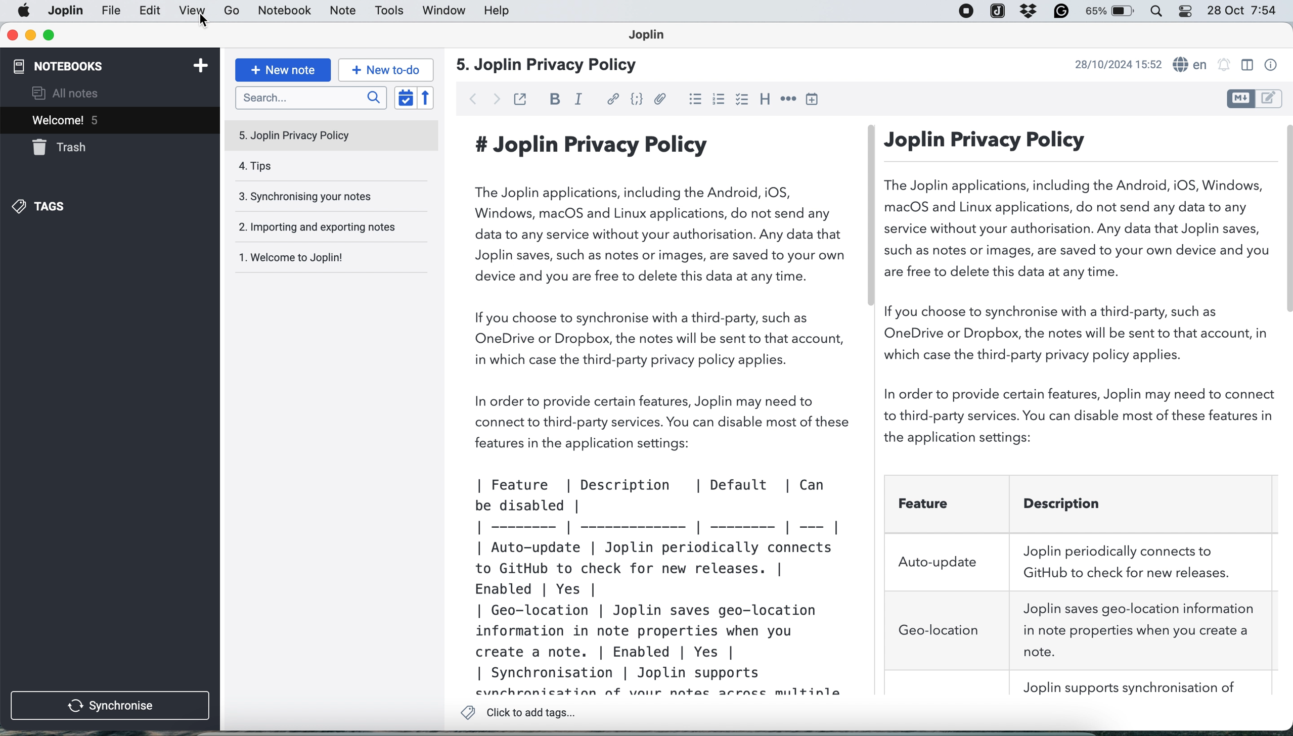  Describe the element at coordinates (742, 101) in the screenshot. I see `checkbox` at that location.